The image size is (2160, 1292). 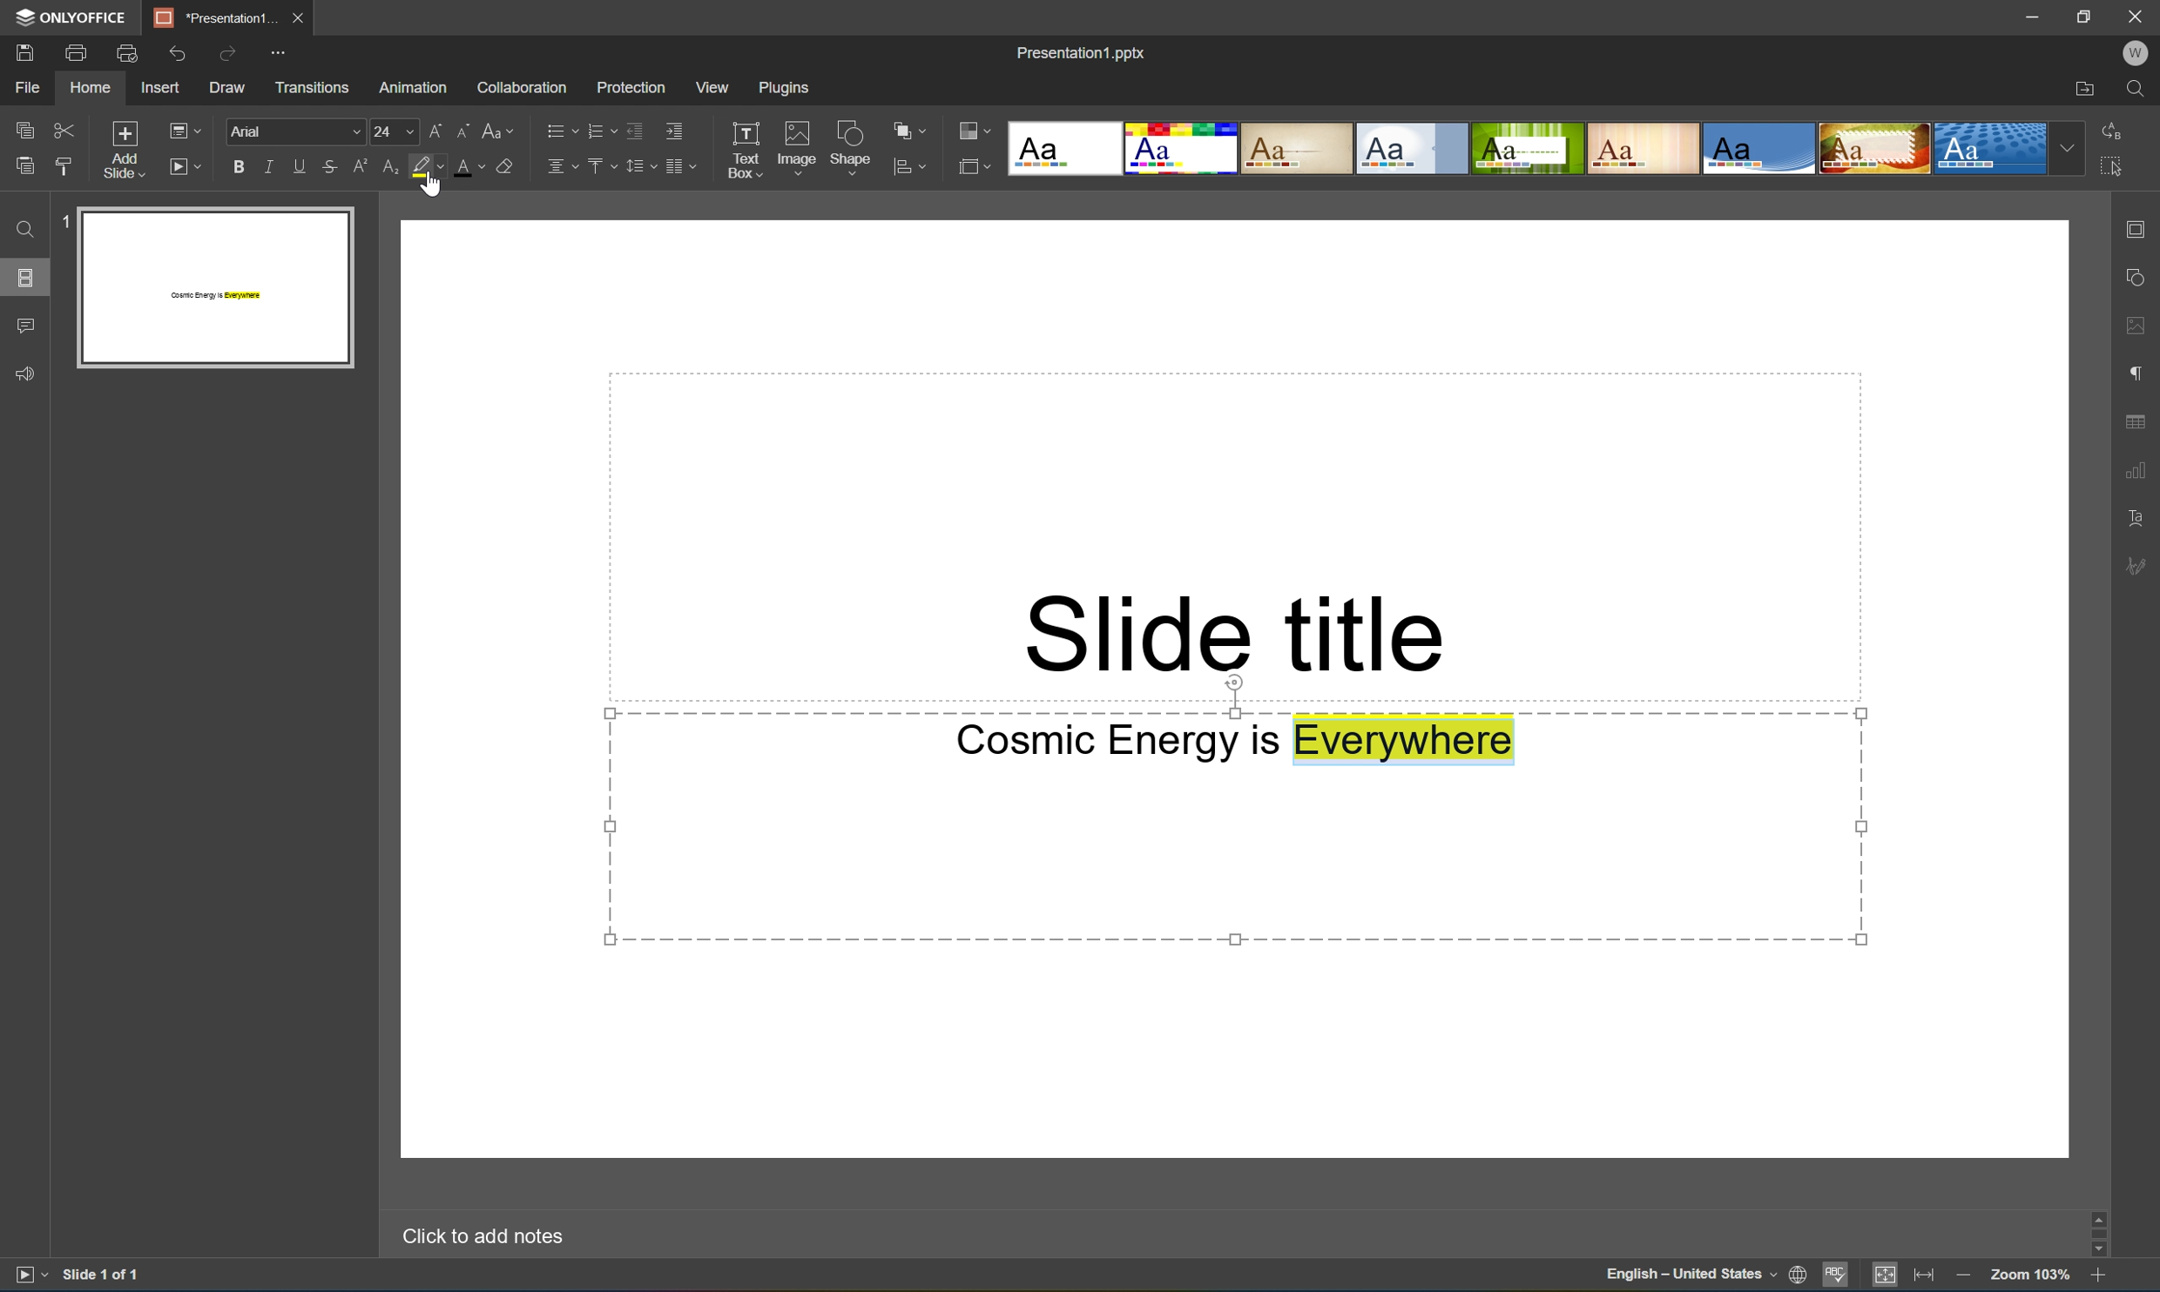 I want to click on Align Horizontal, so click(x=560, y=165).